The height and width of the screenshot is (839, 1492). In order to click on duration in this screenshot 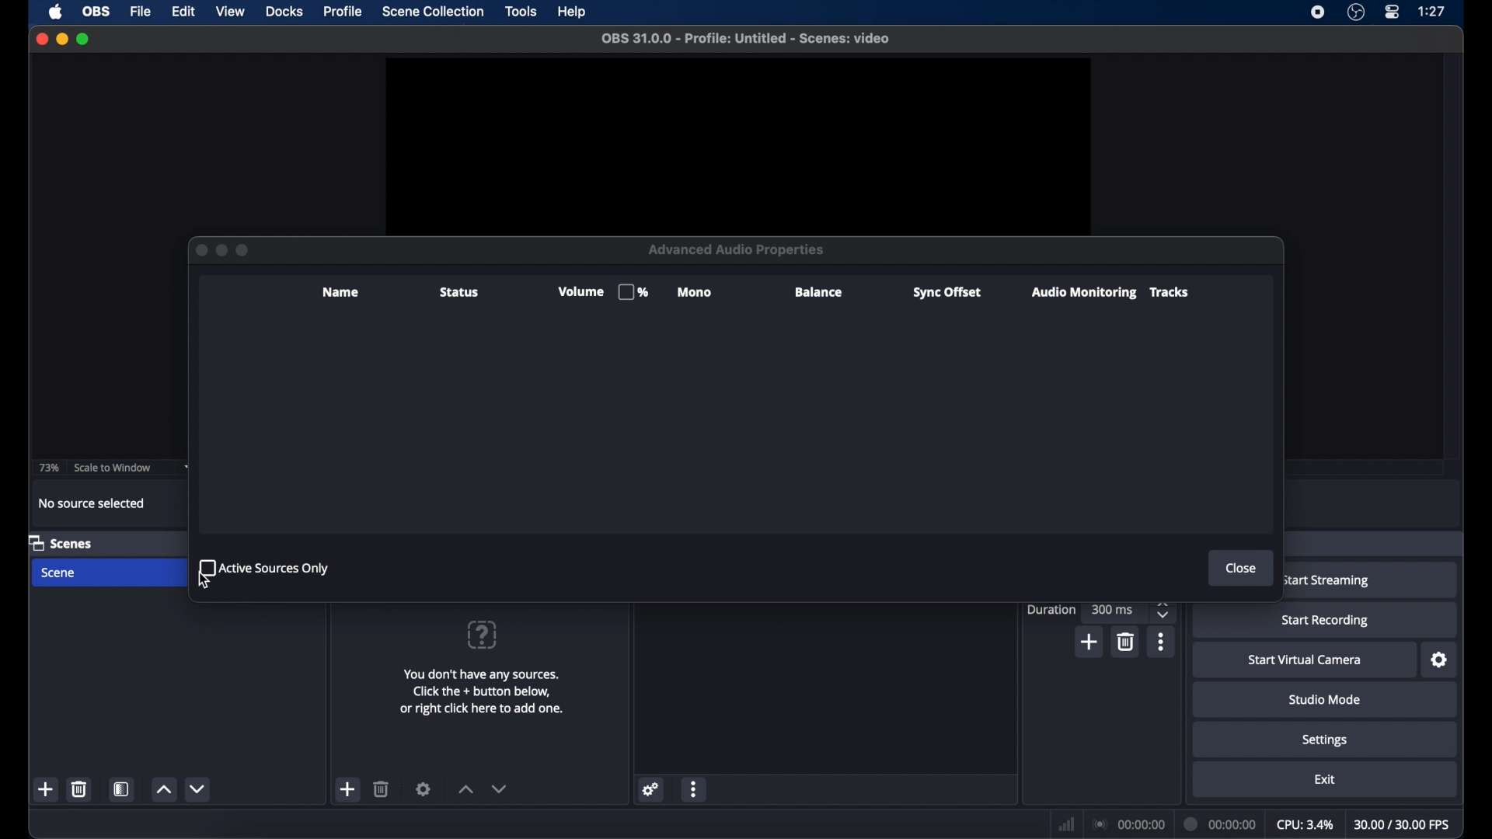, I will do `click(1052, 609)`.